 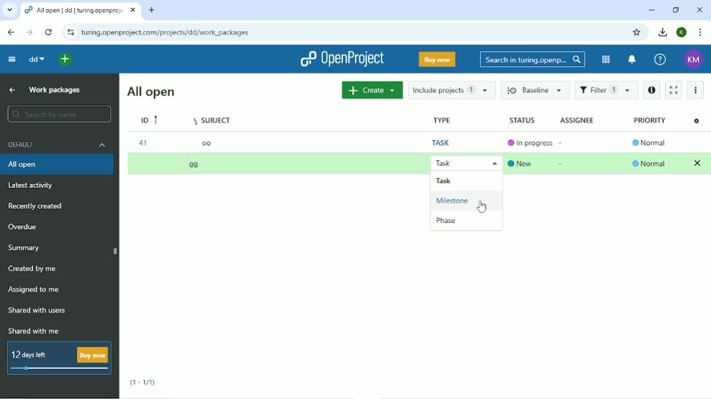 What do you see at coordinates (674, 10) in the screenshot?
I see `Restore down` at bounding box center [674, 10].